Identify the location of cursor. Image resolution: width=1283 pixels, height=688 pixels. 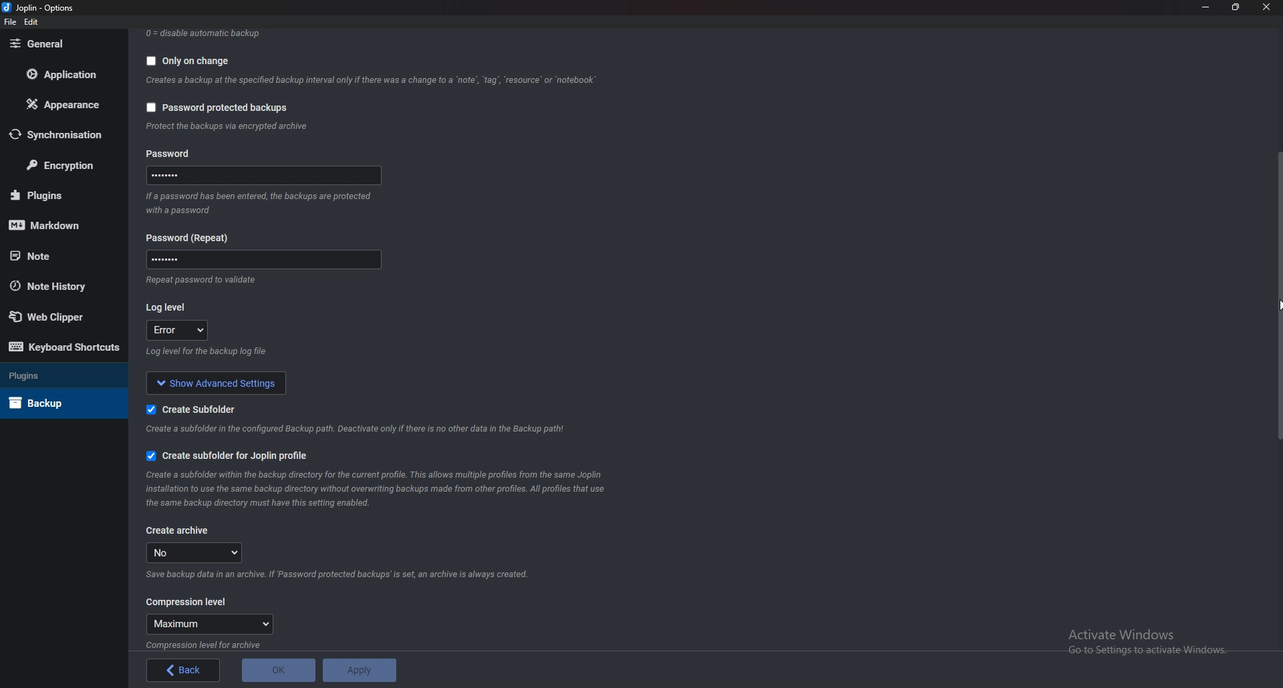
(1275, 308).